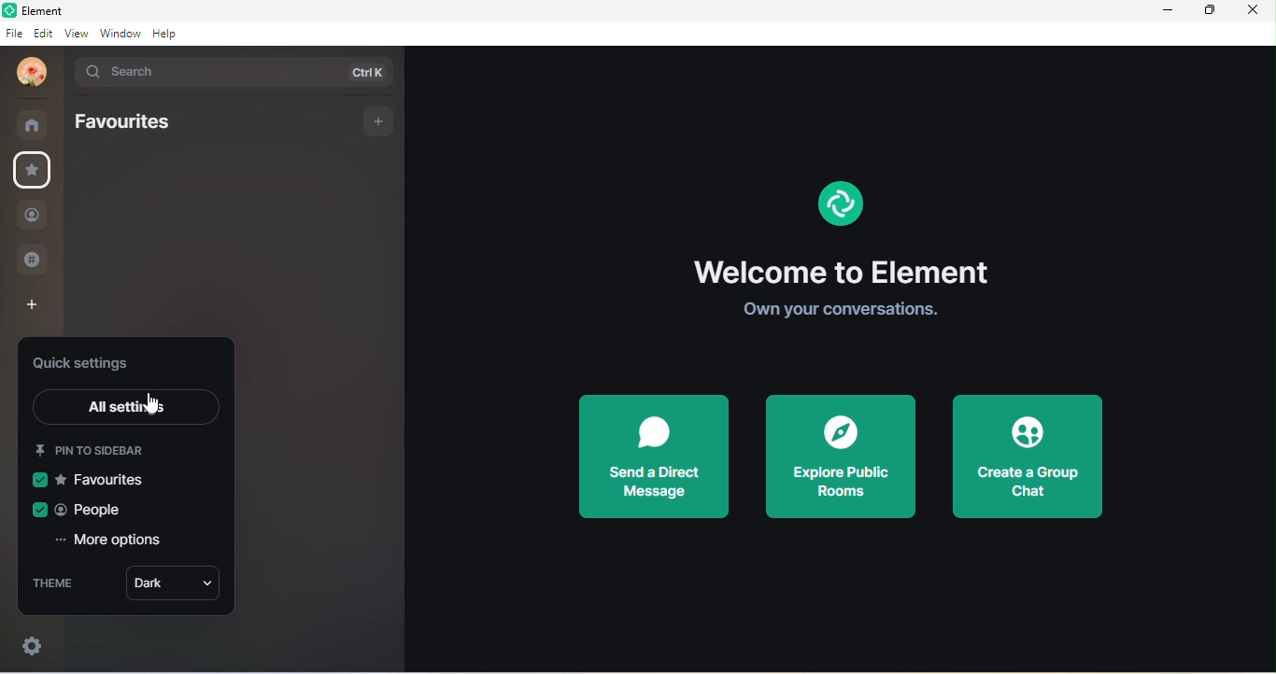 Image resolution: width=1276 pixels, height=674 pixels. What do you see at coordinates (96, 452) in the screenshot?
I see `pin to sidebar` at bounding box center [96, 452].